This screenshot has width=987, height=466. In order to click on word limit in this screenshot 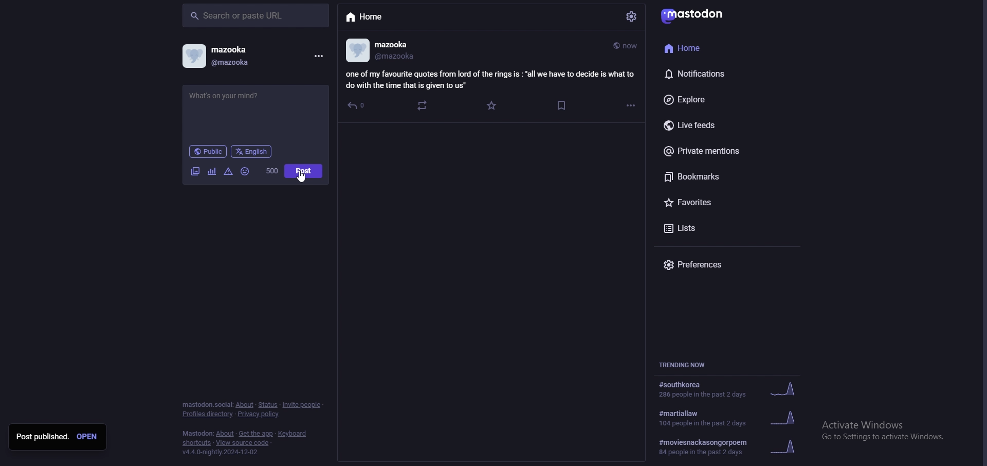, I will do `click(271, 171)`.